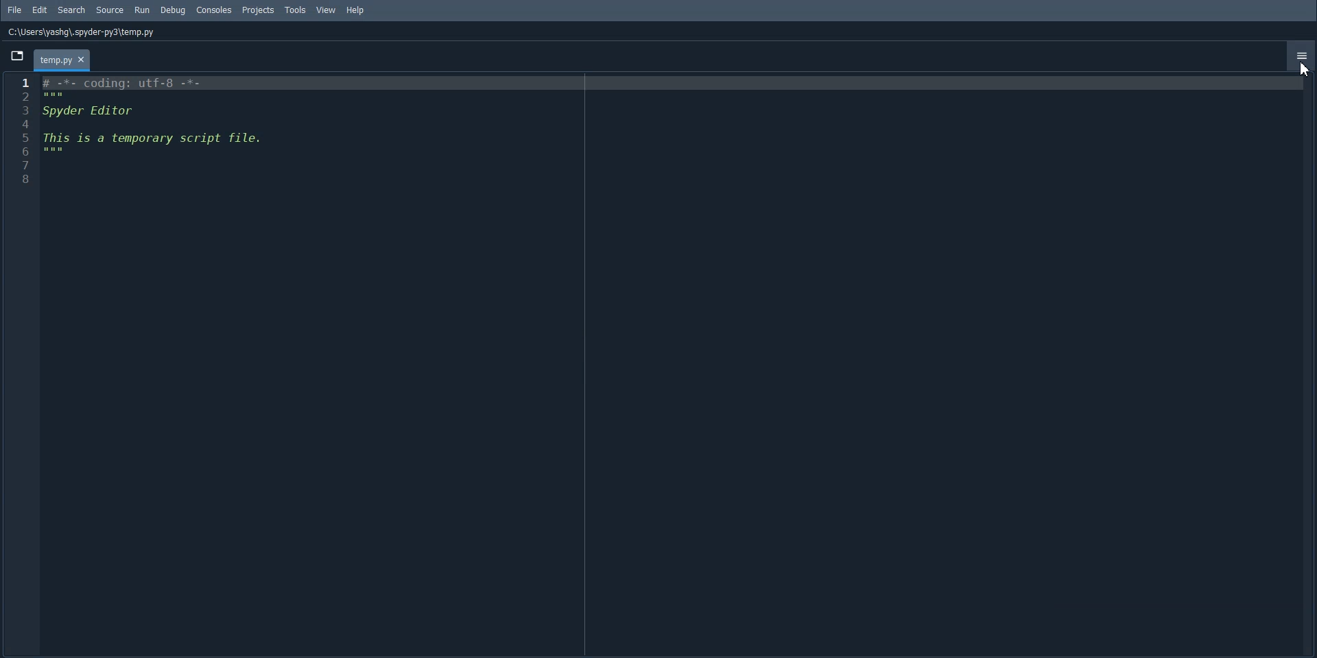 The height and width of the screenshot is (658, 1317). Describe the element at coordinates (21, 132) in the screenshot. I see `Line Number` at that location.